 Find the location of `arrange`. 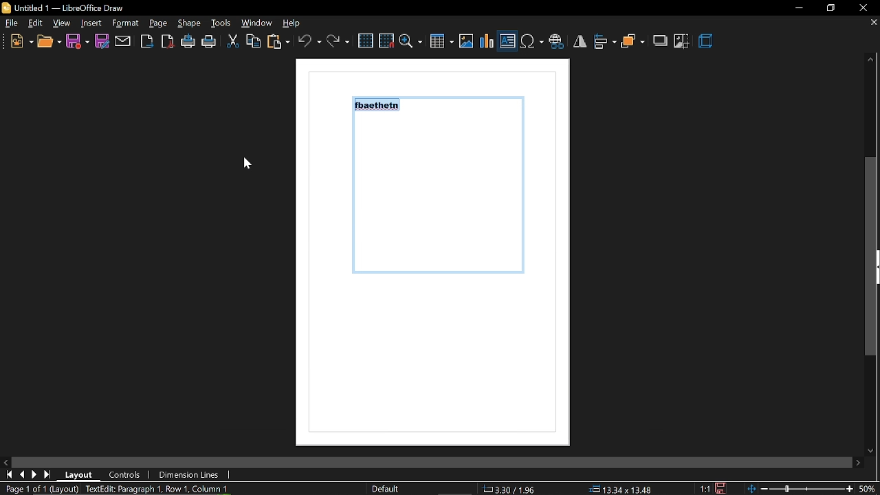

arrange is located at coordinates (633, 43).